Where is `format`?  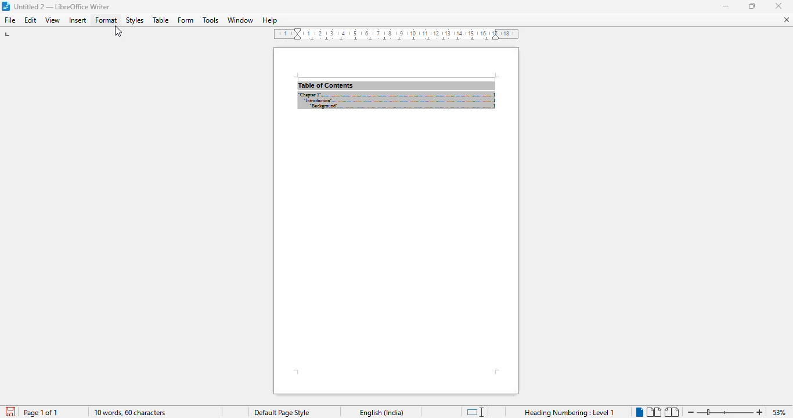 format is located at coordinates (107, 20).